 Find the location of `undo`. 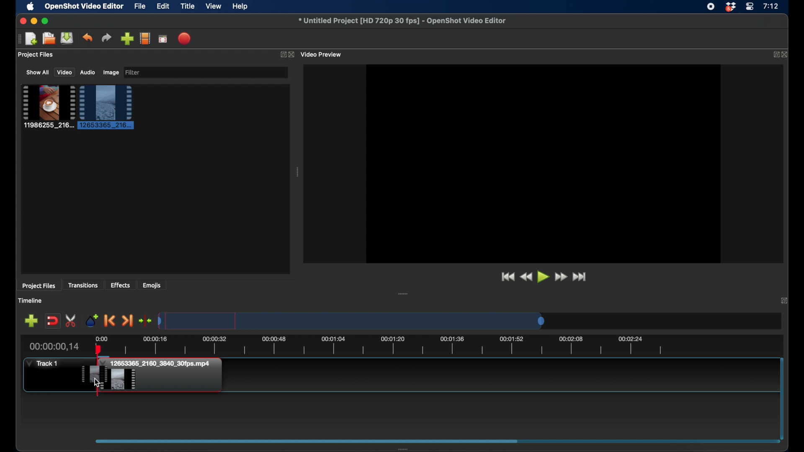

undo is located at coordinates (88, 38).